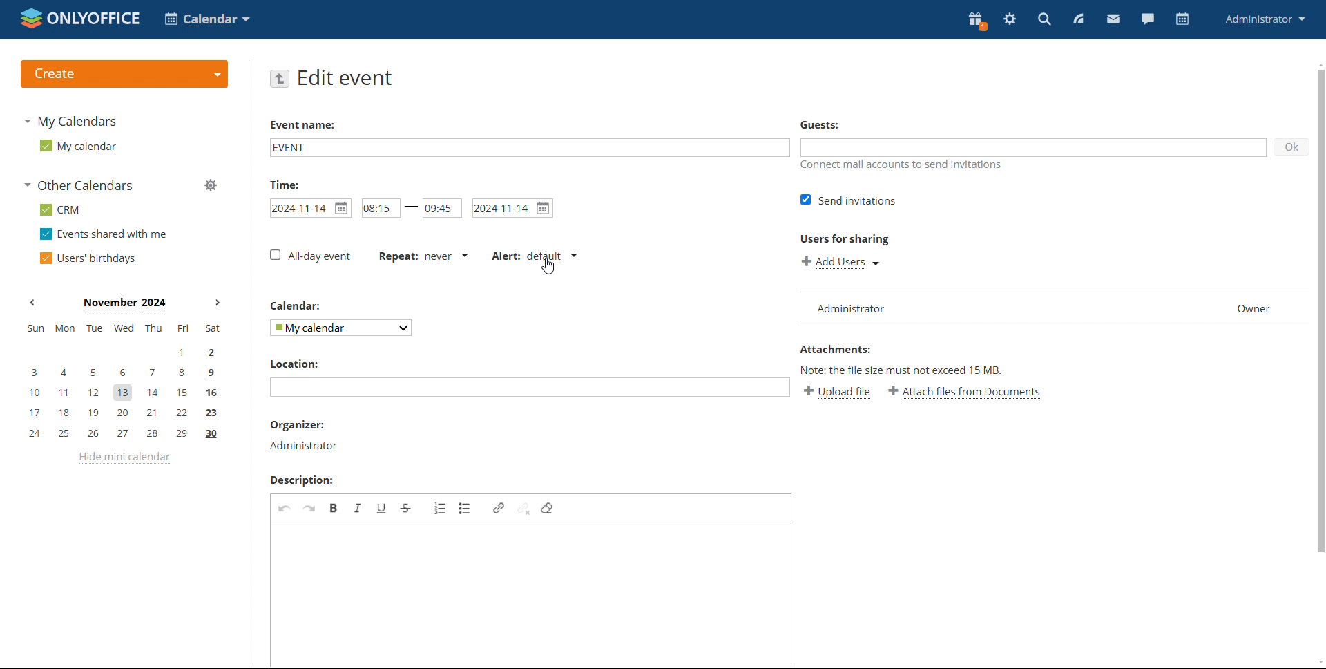 This screenshot has width=1326, height=669. I want to click on go back, so click(280, 78).